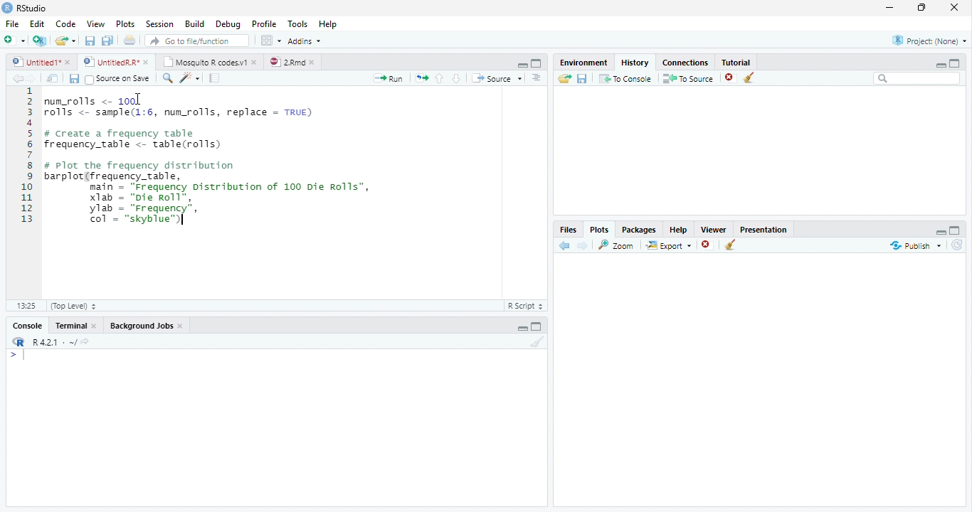  Describe the element at coordinates (956, 230) in the screenshot. I see `Full Height` at that location.